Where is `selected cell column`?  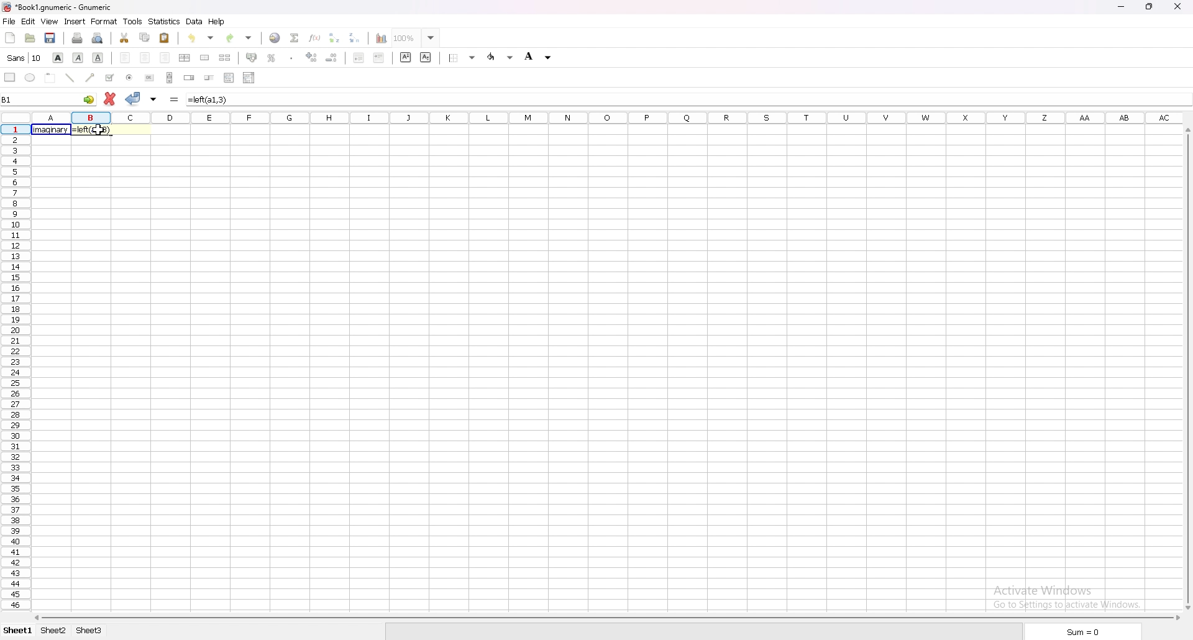
selected cell column is located at coordinates (605, 118).